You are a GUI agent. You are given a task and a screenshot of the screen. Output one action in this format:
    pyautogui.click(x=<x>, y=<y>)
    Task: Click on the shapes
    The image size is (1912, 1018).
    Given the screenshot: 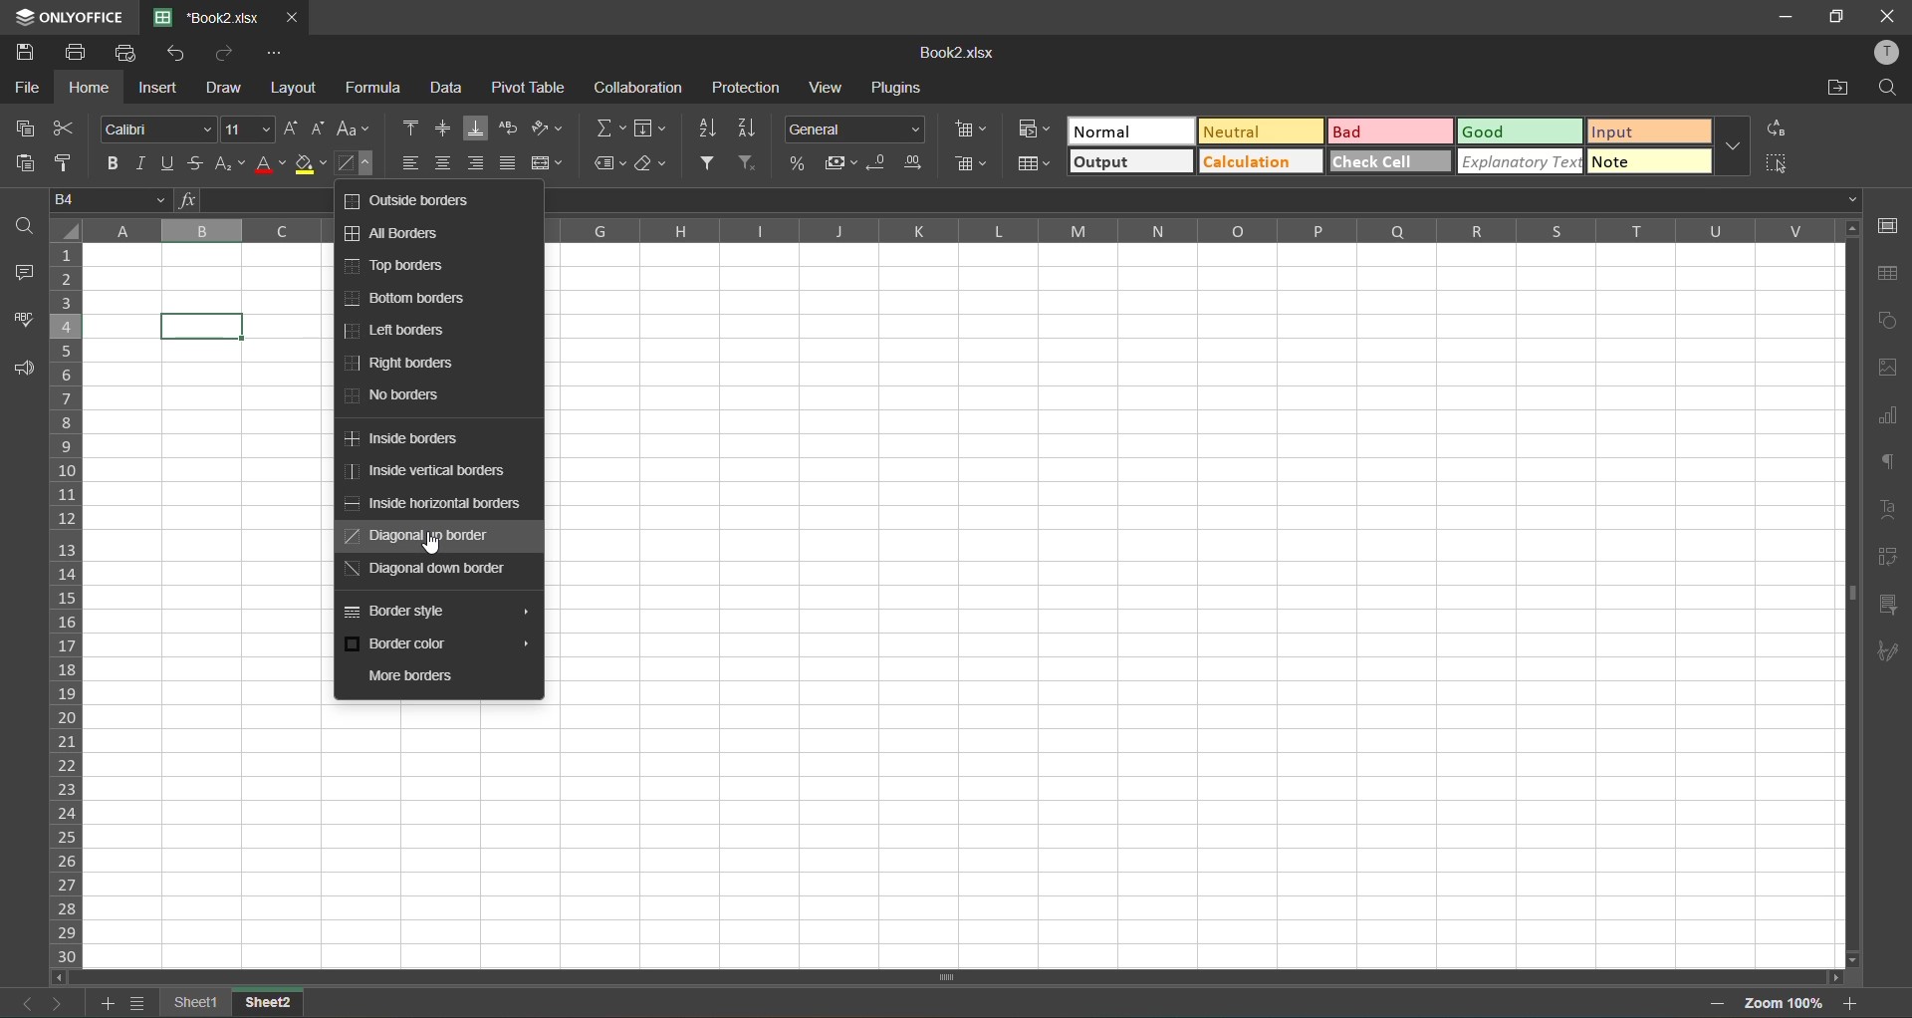 What is the action you would take?
    pyautogui.click(x=1889, y=323)
    